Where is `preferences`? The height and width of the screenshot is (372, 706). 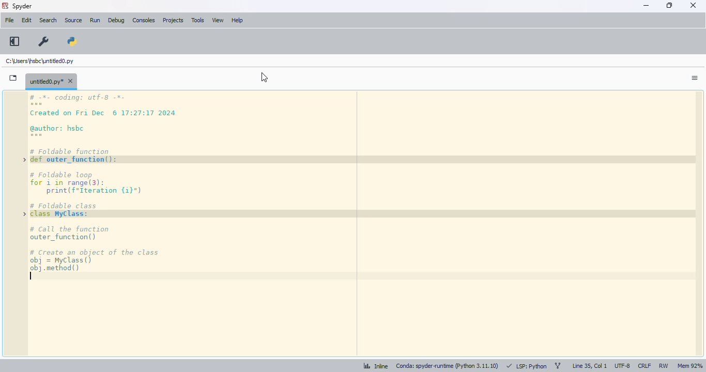
preferences is located at coordinates (44, 42).